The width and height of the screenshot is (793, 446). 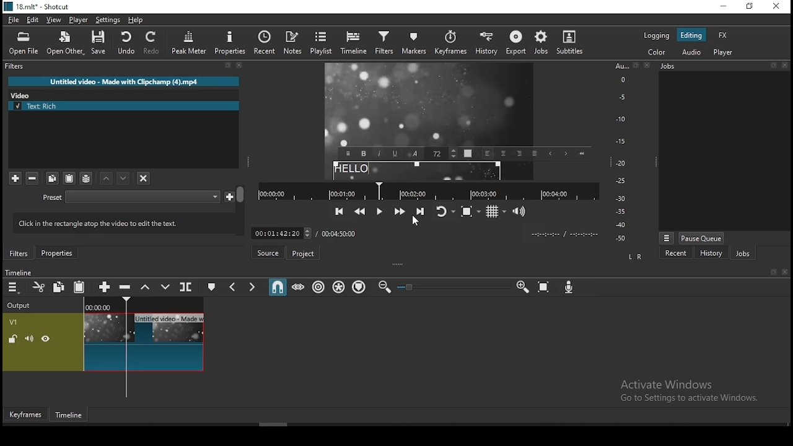 I want to click on skip to the previous point, so click(x=340, y=211).